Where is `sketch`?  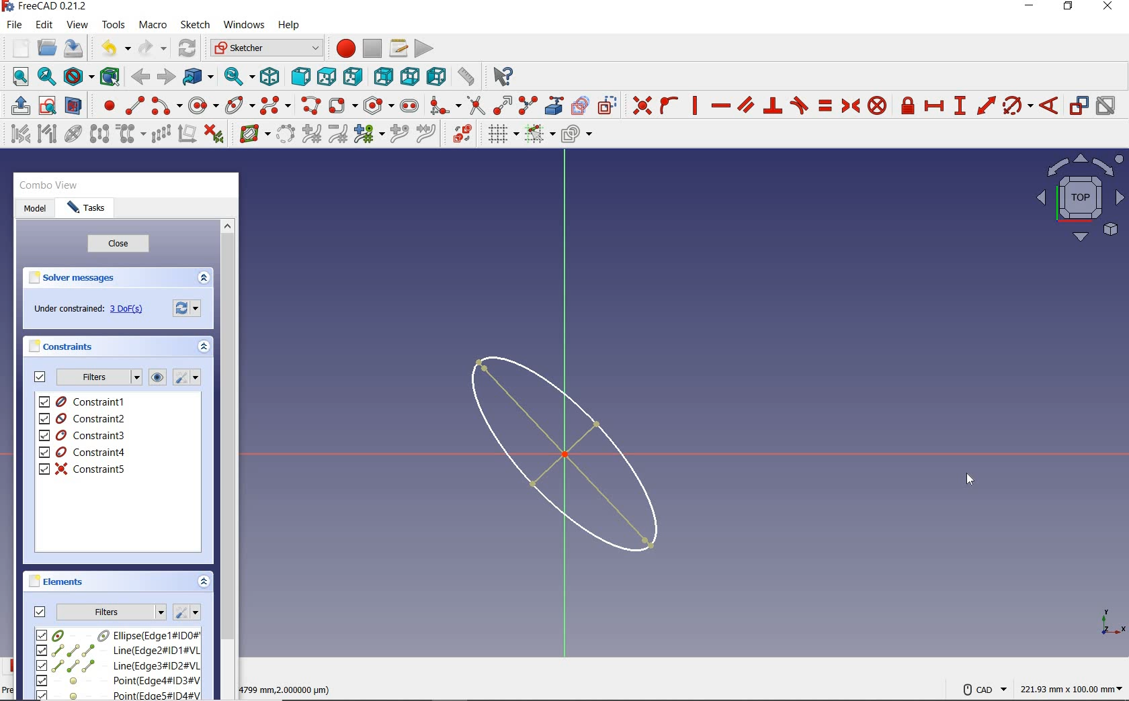 sketch is located at coordinates (194, 25).